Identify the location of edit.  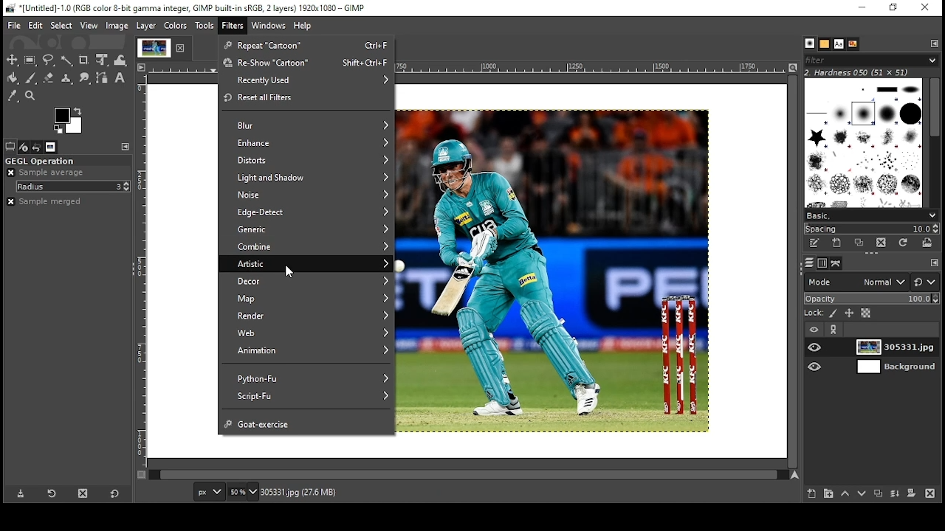
(37, 26).